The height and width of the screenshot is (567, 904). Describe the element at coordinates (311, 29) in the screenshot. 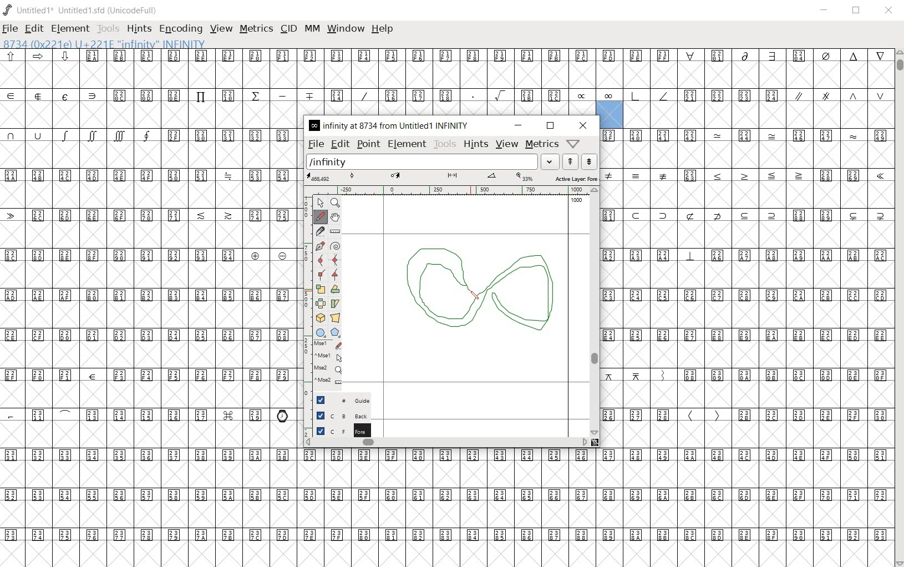

I see `mm` at that location.